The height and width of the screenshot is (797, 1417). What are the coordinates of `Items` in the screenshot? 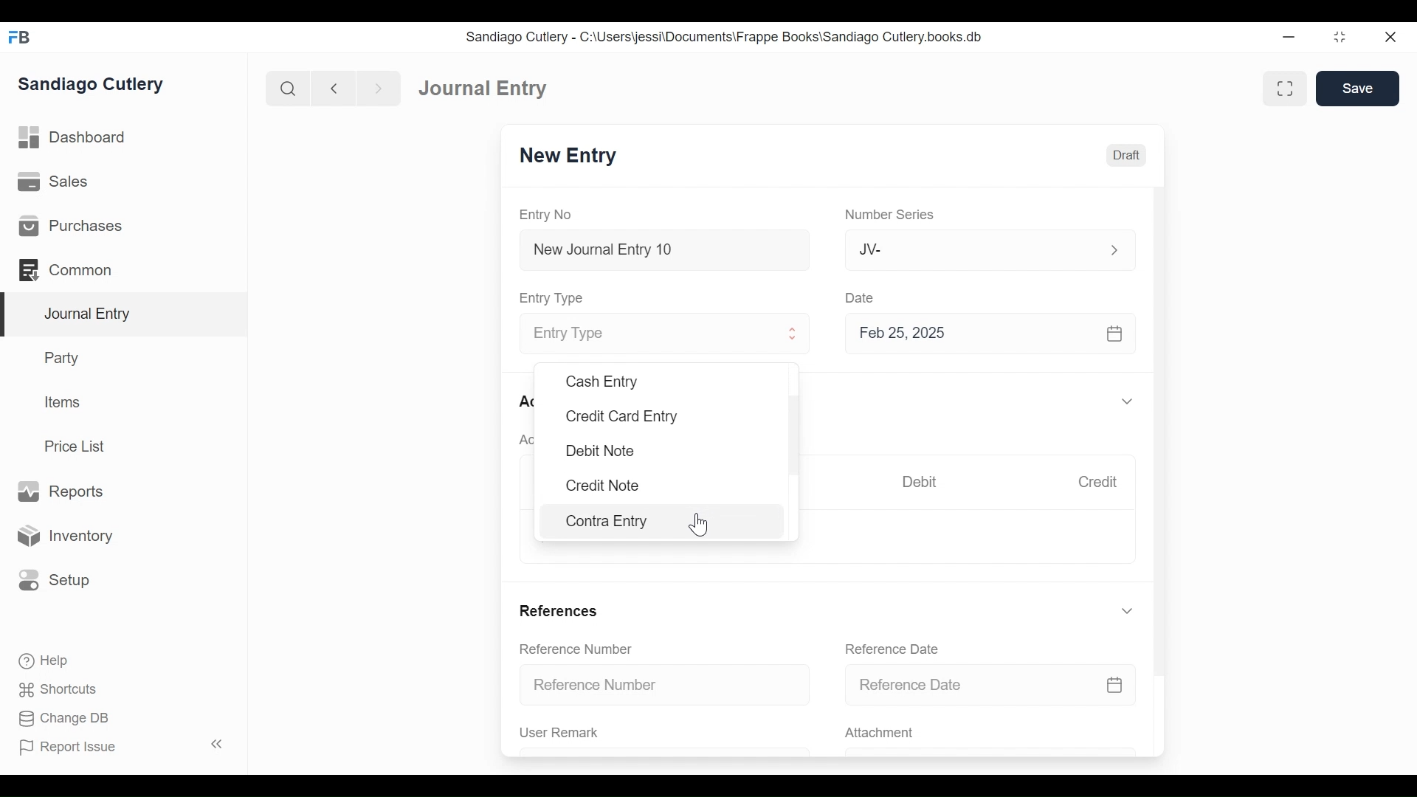 It's located at (64, 404).